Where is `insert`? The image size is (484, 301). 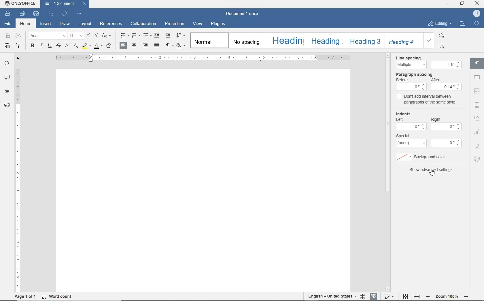
insert is located at coordinates (46, 24).